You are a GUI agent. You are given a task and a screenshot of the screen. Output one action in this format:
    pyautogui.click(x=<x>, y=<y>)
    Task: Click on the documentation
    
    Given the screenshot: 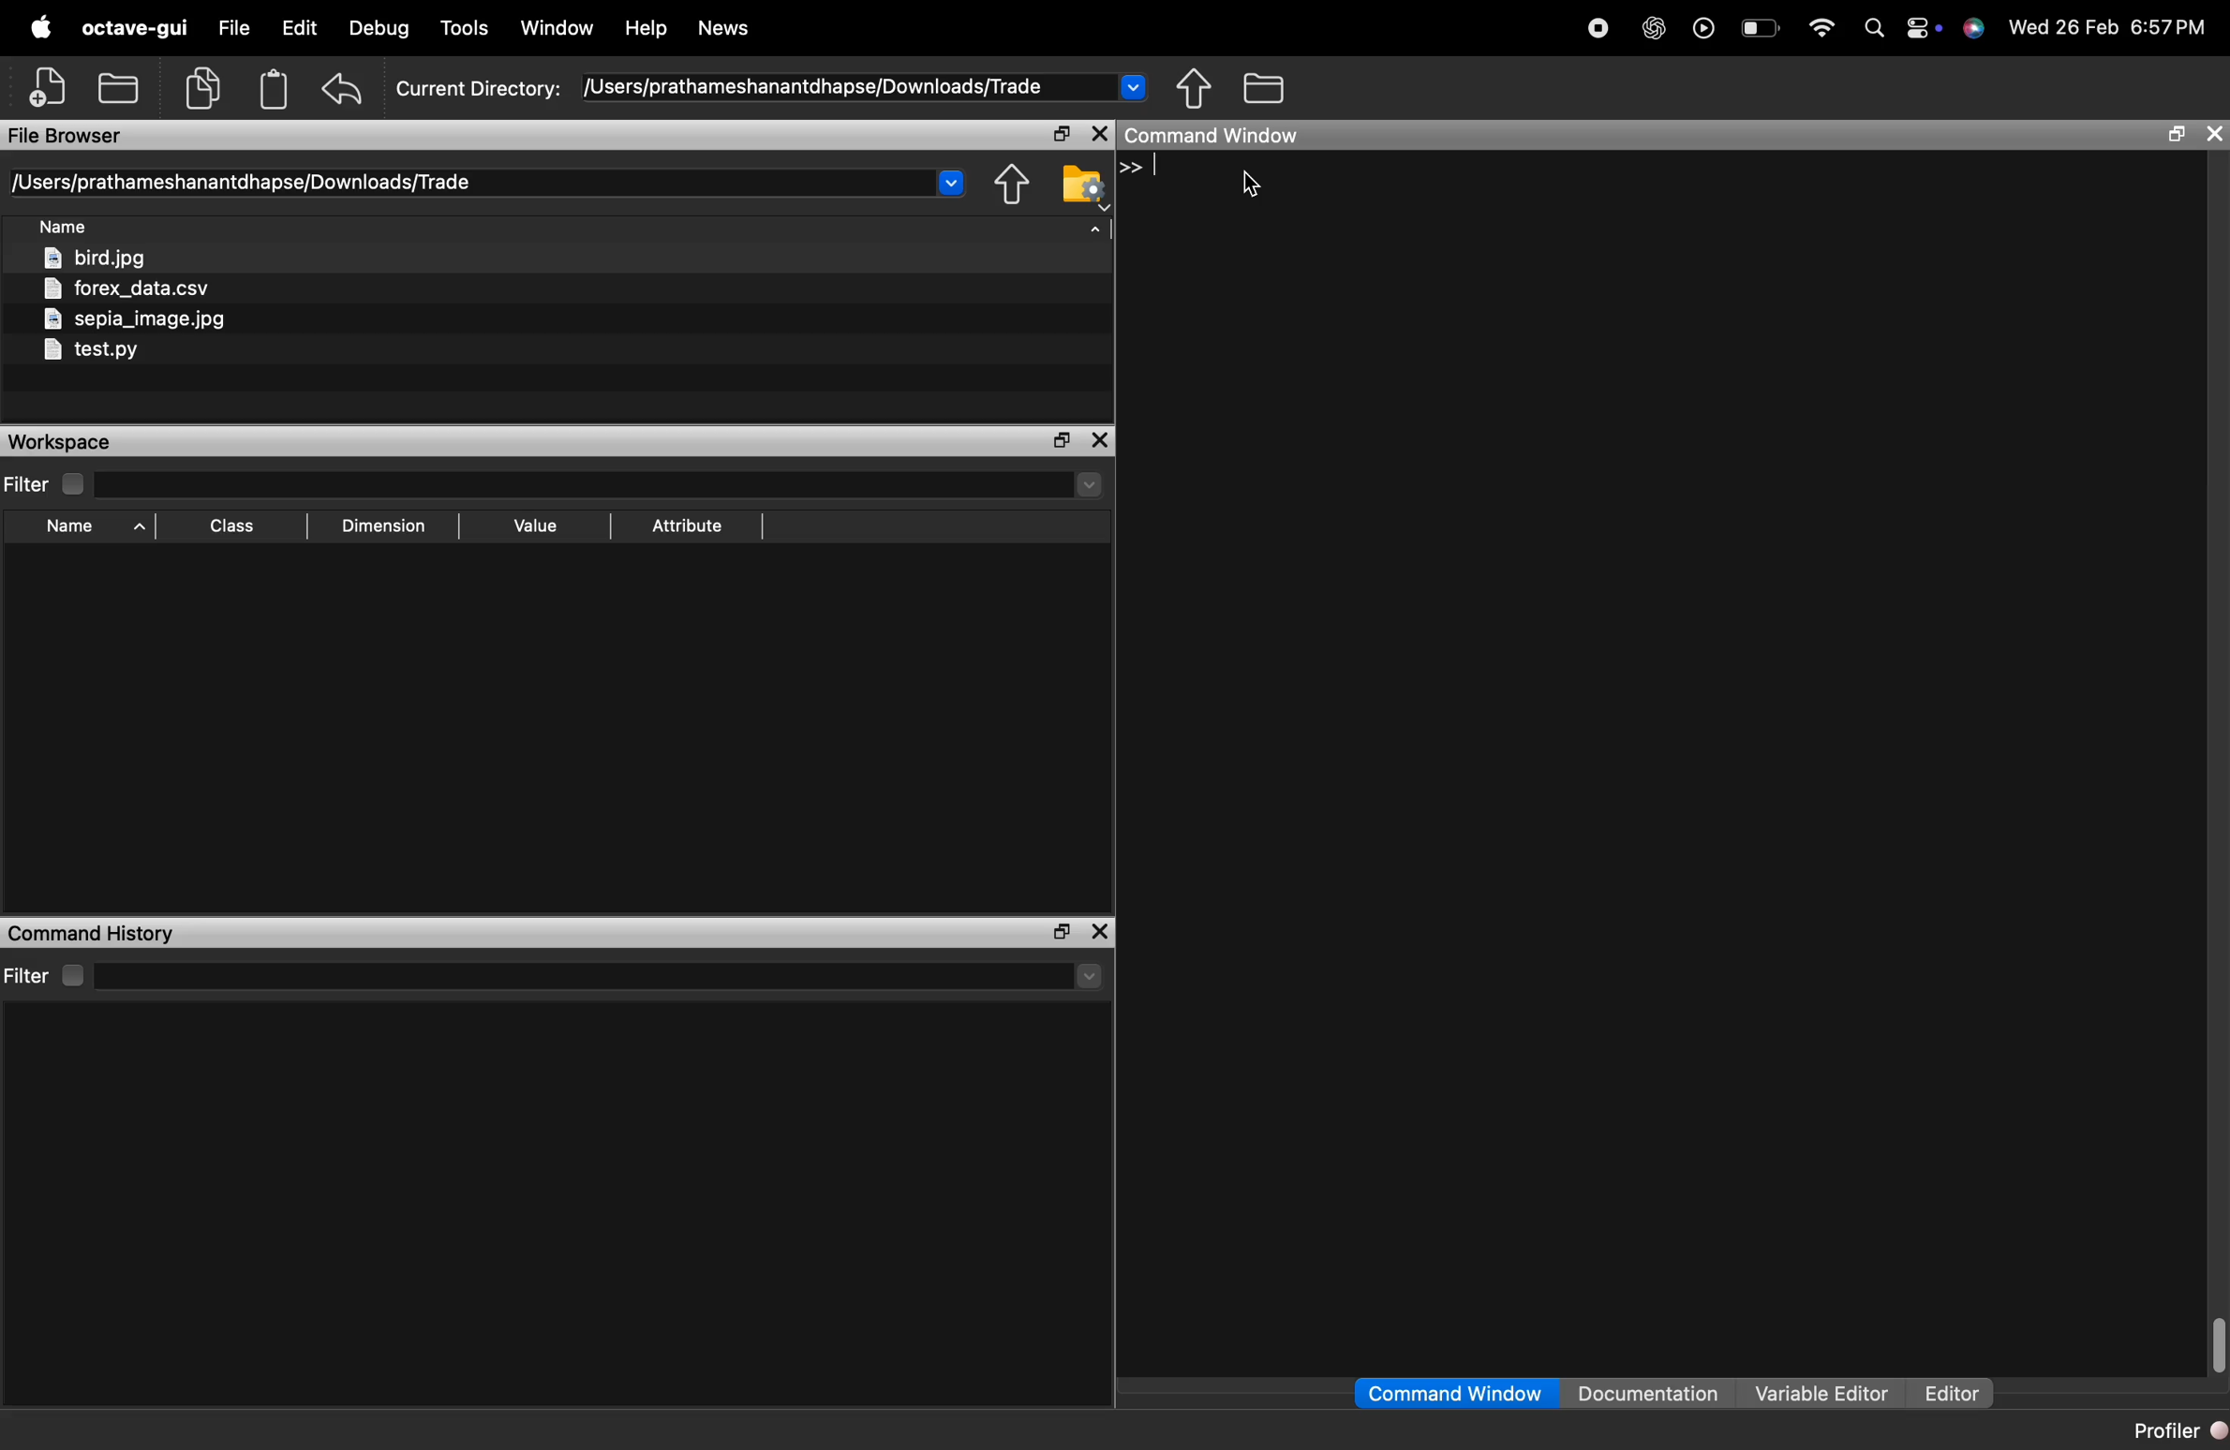 What is the action you would take?
    pyautogui.click(x=1650, y=1393)
    